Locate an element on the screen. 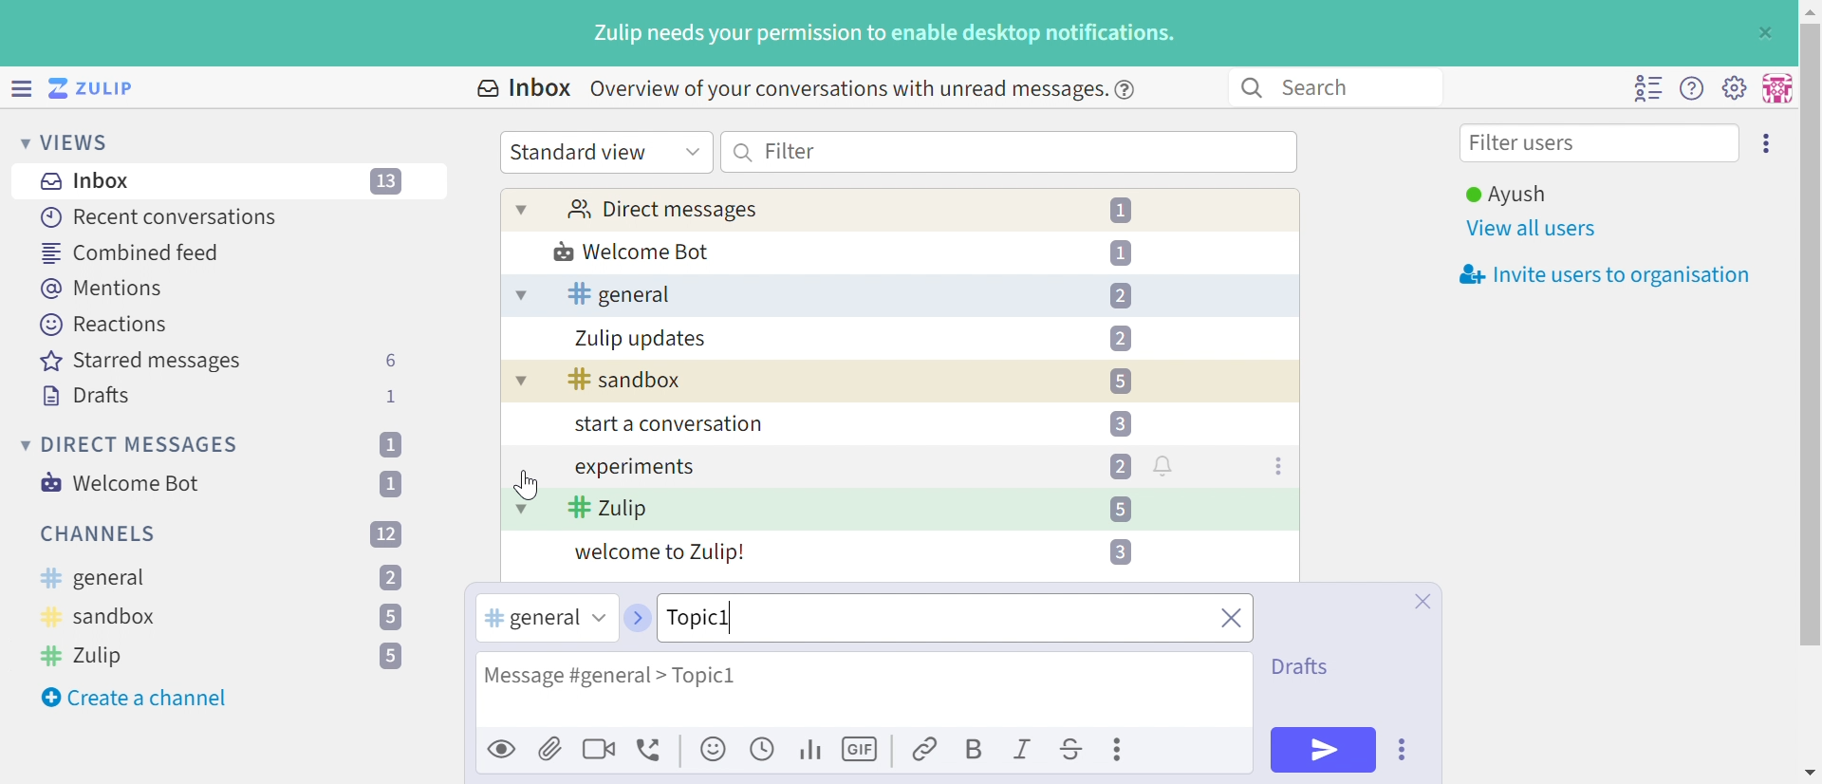 This screenshot has width=1822, height=784. Inbox is located at coordinates (522, 88).